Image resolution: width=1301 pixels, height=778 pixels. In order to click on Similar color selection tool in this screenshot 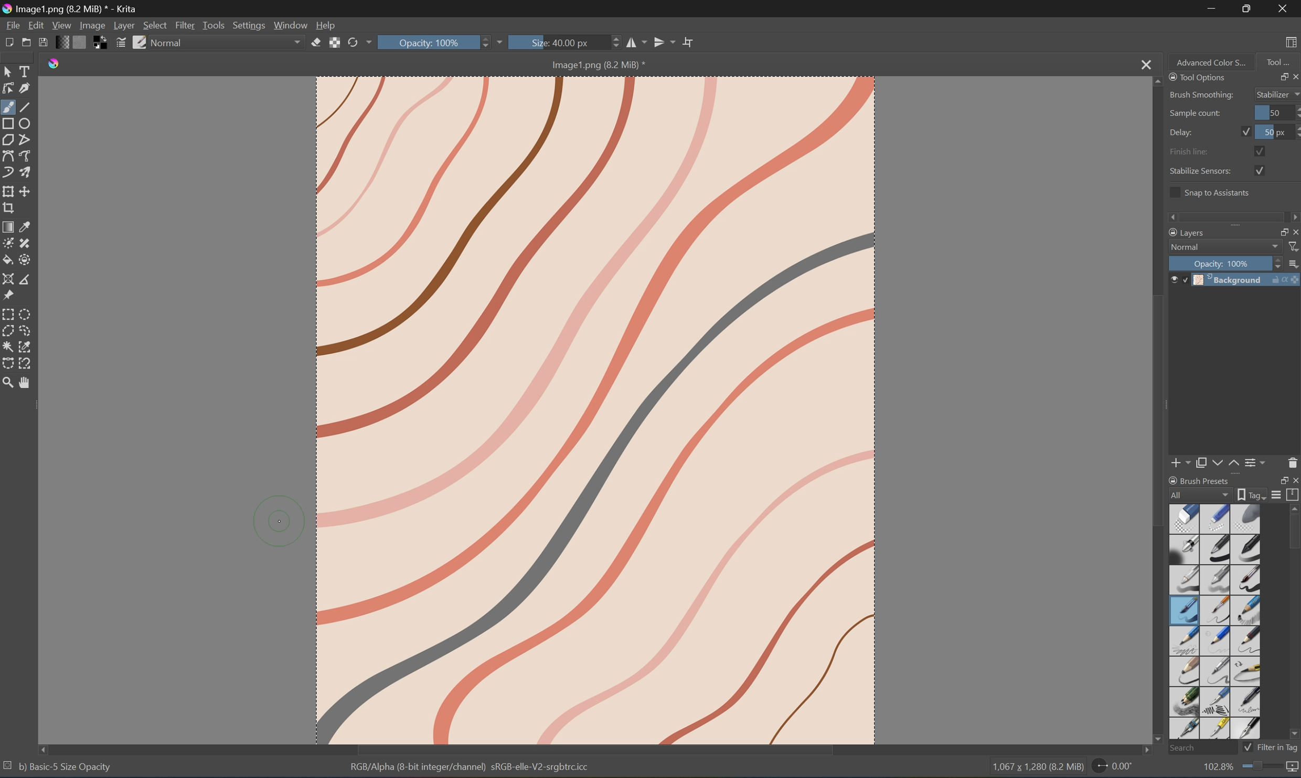, I will do `click(26, 347)`.